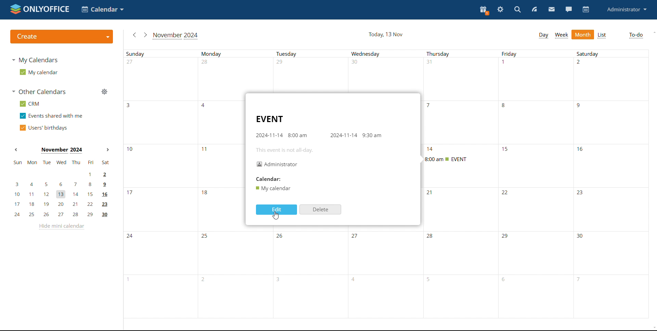 This screenshot has width=657, height=331. Describe the element at coordinates (653, 328) in the screenshot. I see `scroll down` at that location.